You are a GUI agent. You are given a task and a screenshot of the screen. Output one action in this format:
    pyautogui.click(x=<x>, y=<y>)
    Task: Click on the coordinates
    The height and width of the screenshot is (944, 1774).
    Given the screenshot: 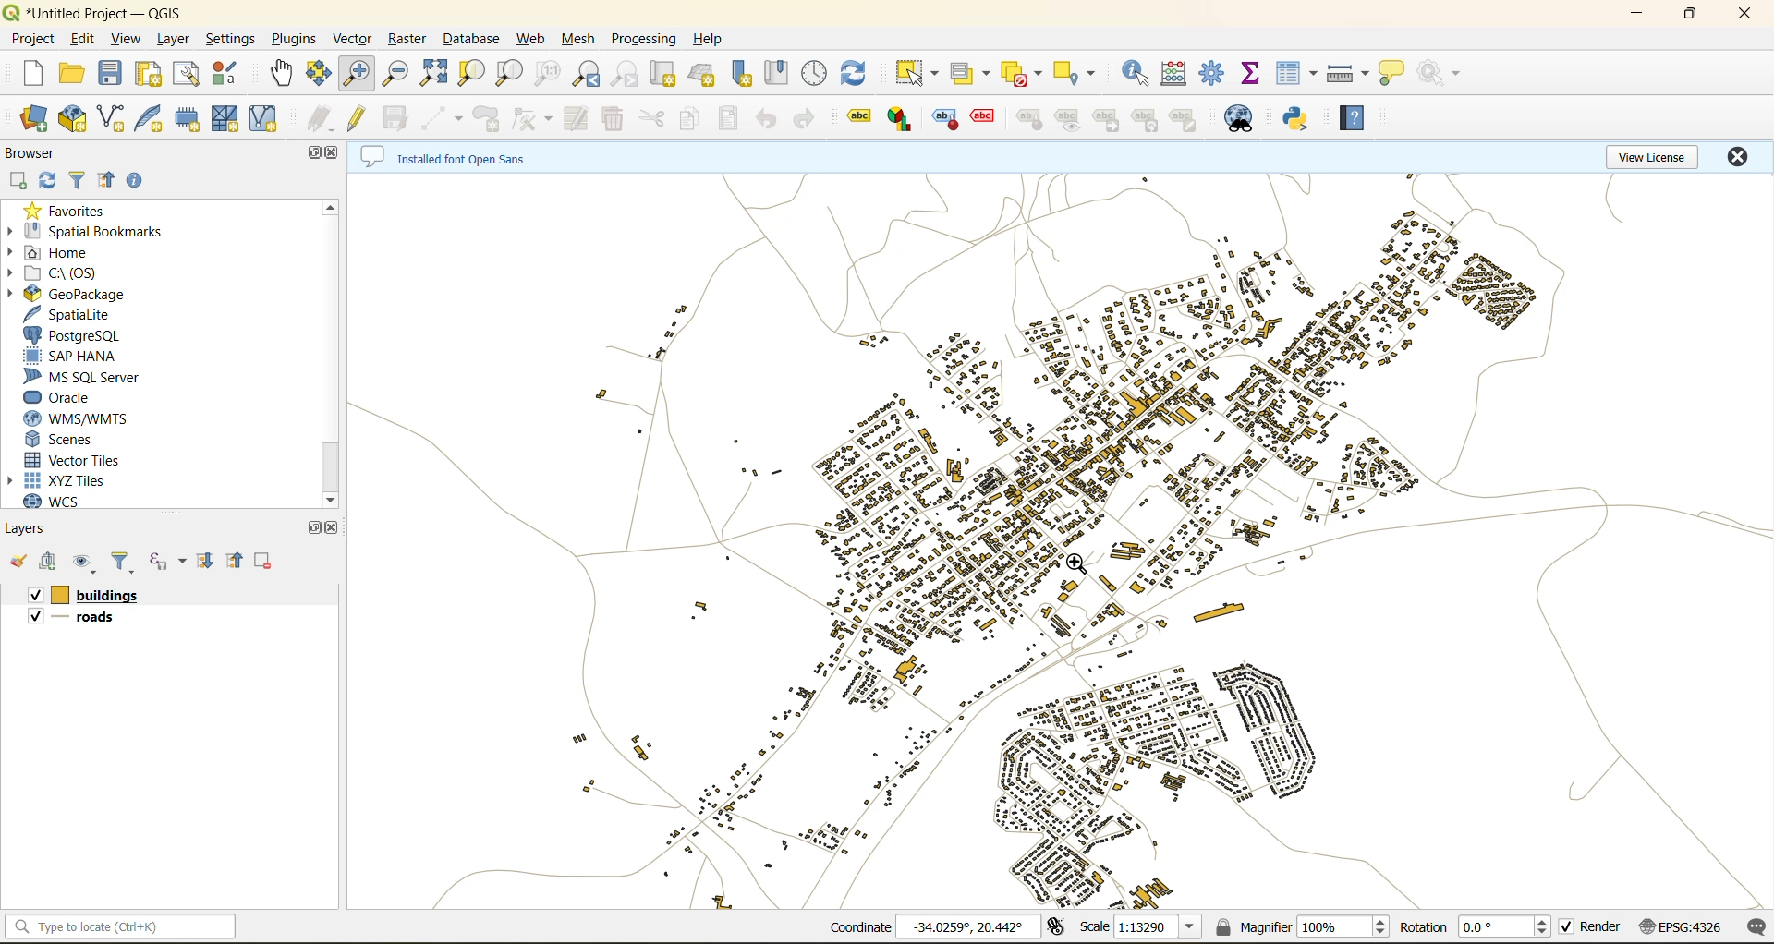 What is the action you would take?
    pyautogui.click(x=937, y=926)
    